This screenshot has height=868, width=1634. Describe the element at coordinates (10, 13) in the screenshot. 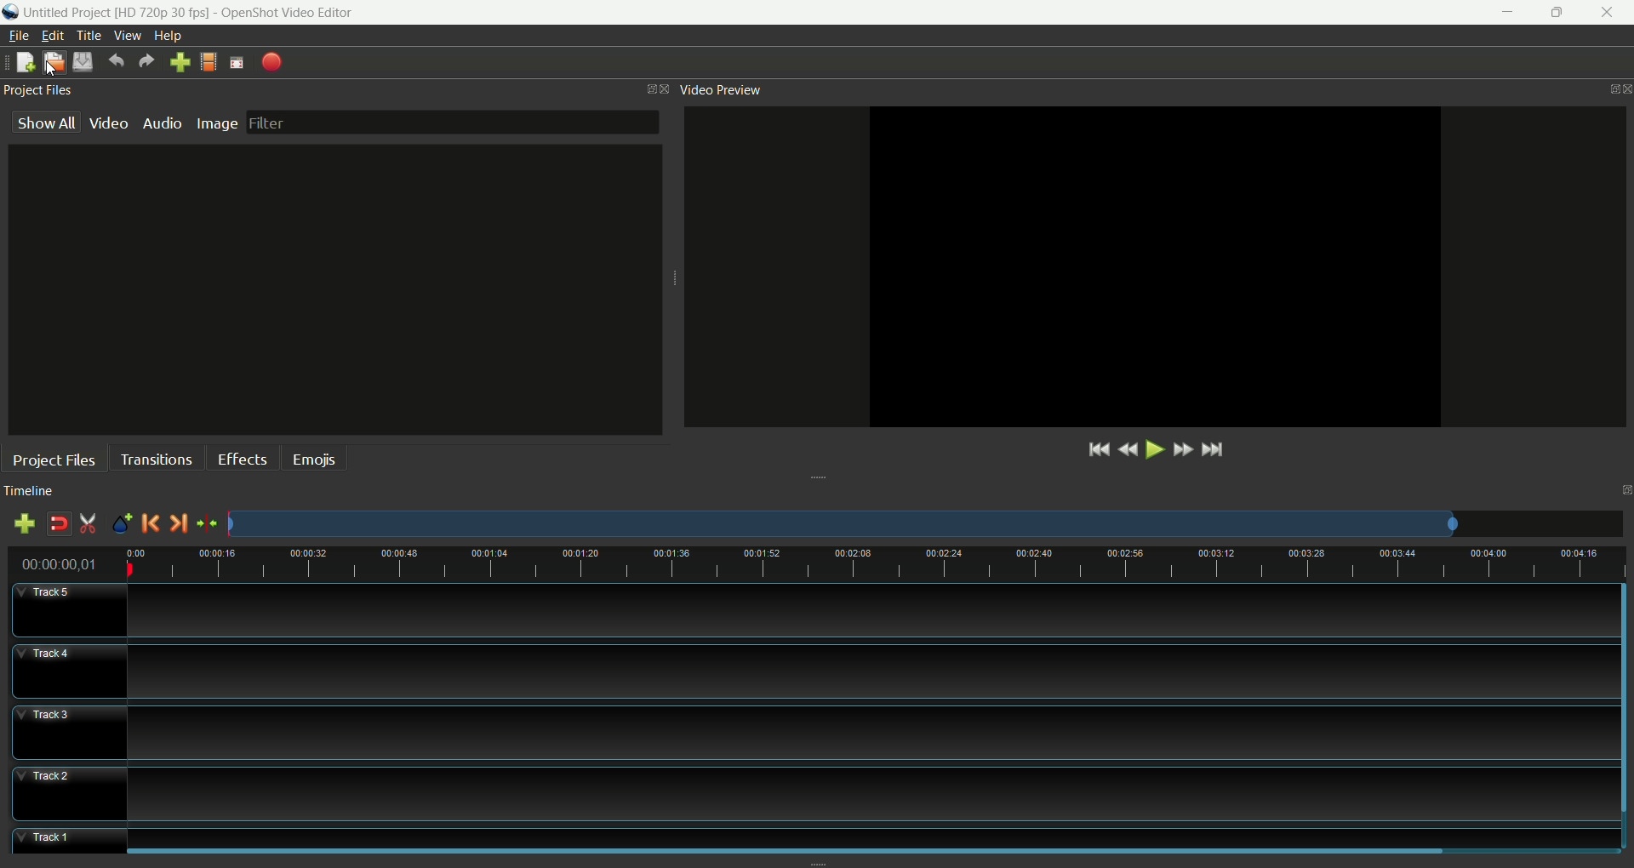

I see `logo` at that location.